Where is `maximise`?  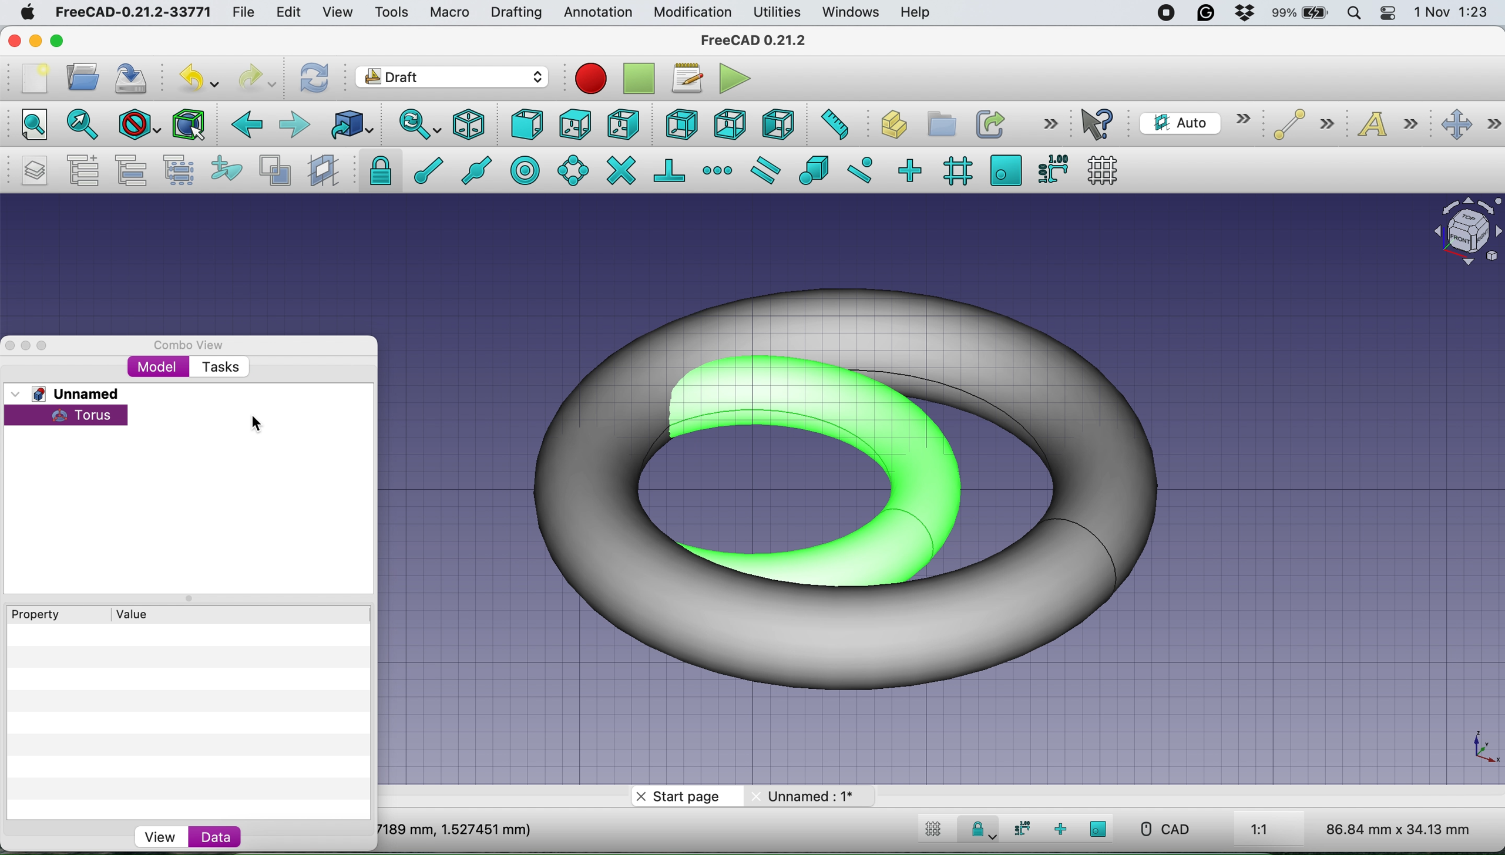 maximise is located at coordinates (59, 42).